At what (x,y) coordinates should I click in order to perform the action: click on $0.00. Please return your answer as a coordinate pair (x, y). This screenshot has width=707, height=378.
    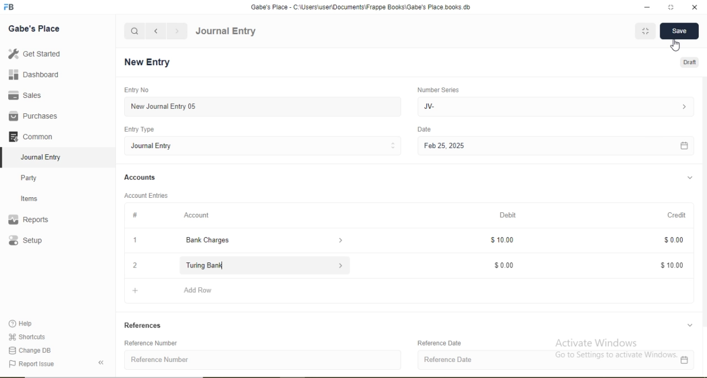
    Looking at the image, I should click on (503, 266).